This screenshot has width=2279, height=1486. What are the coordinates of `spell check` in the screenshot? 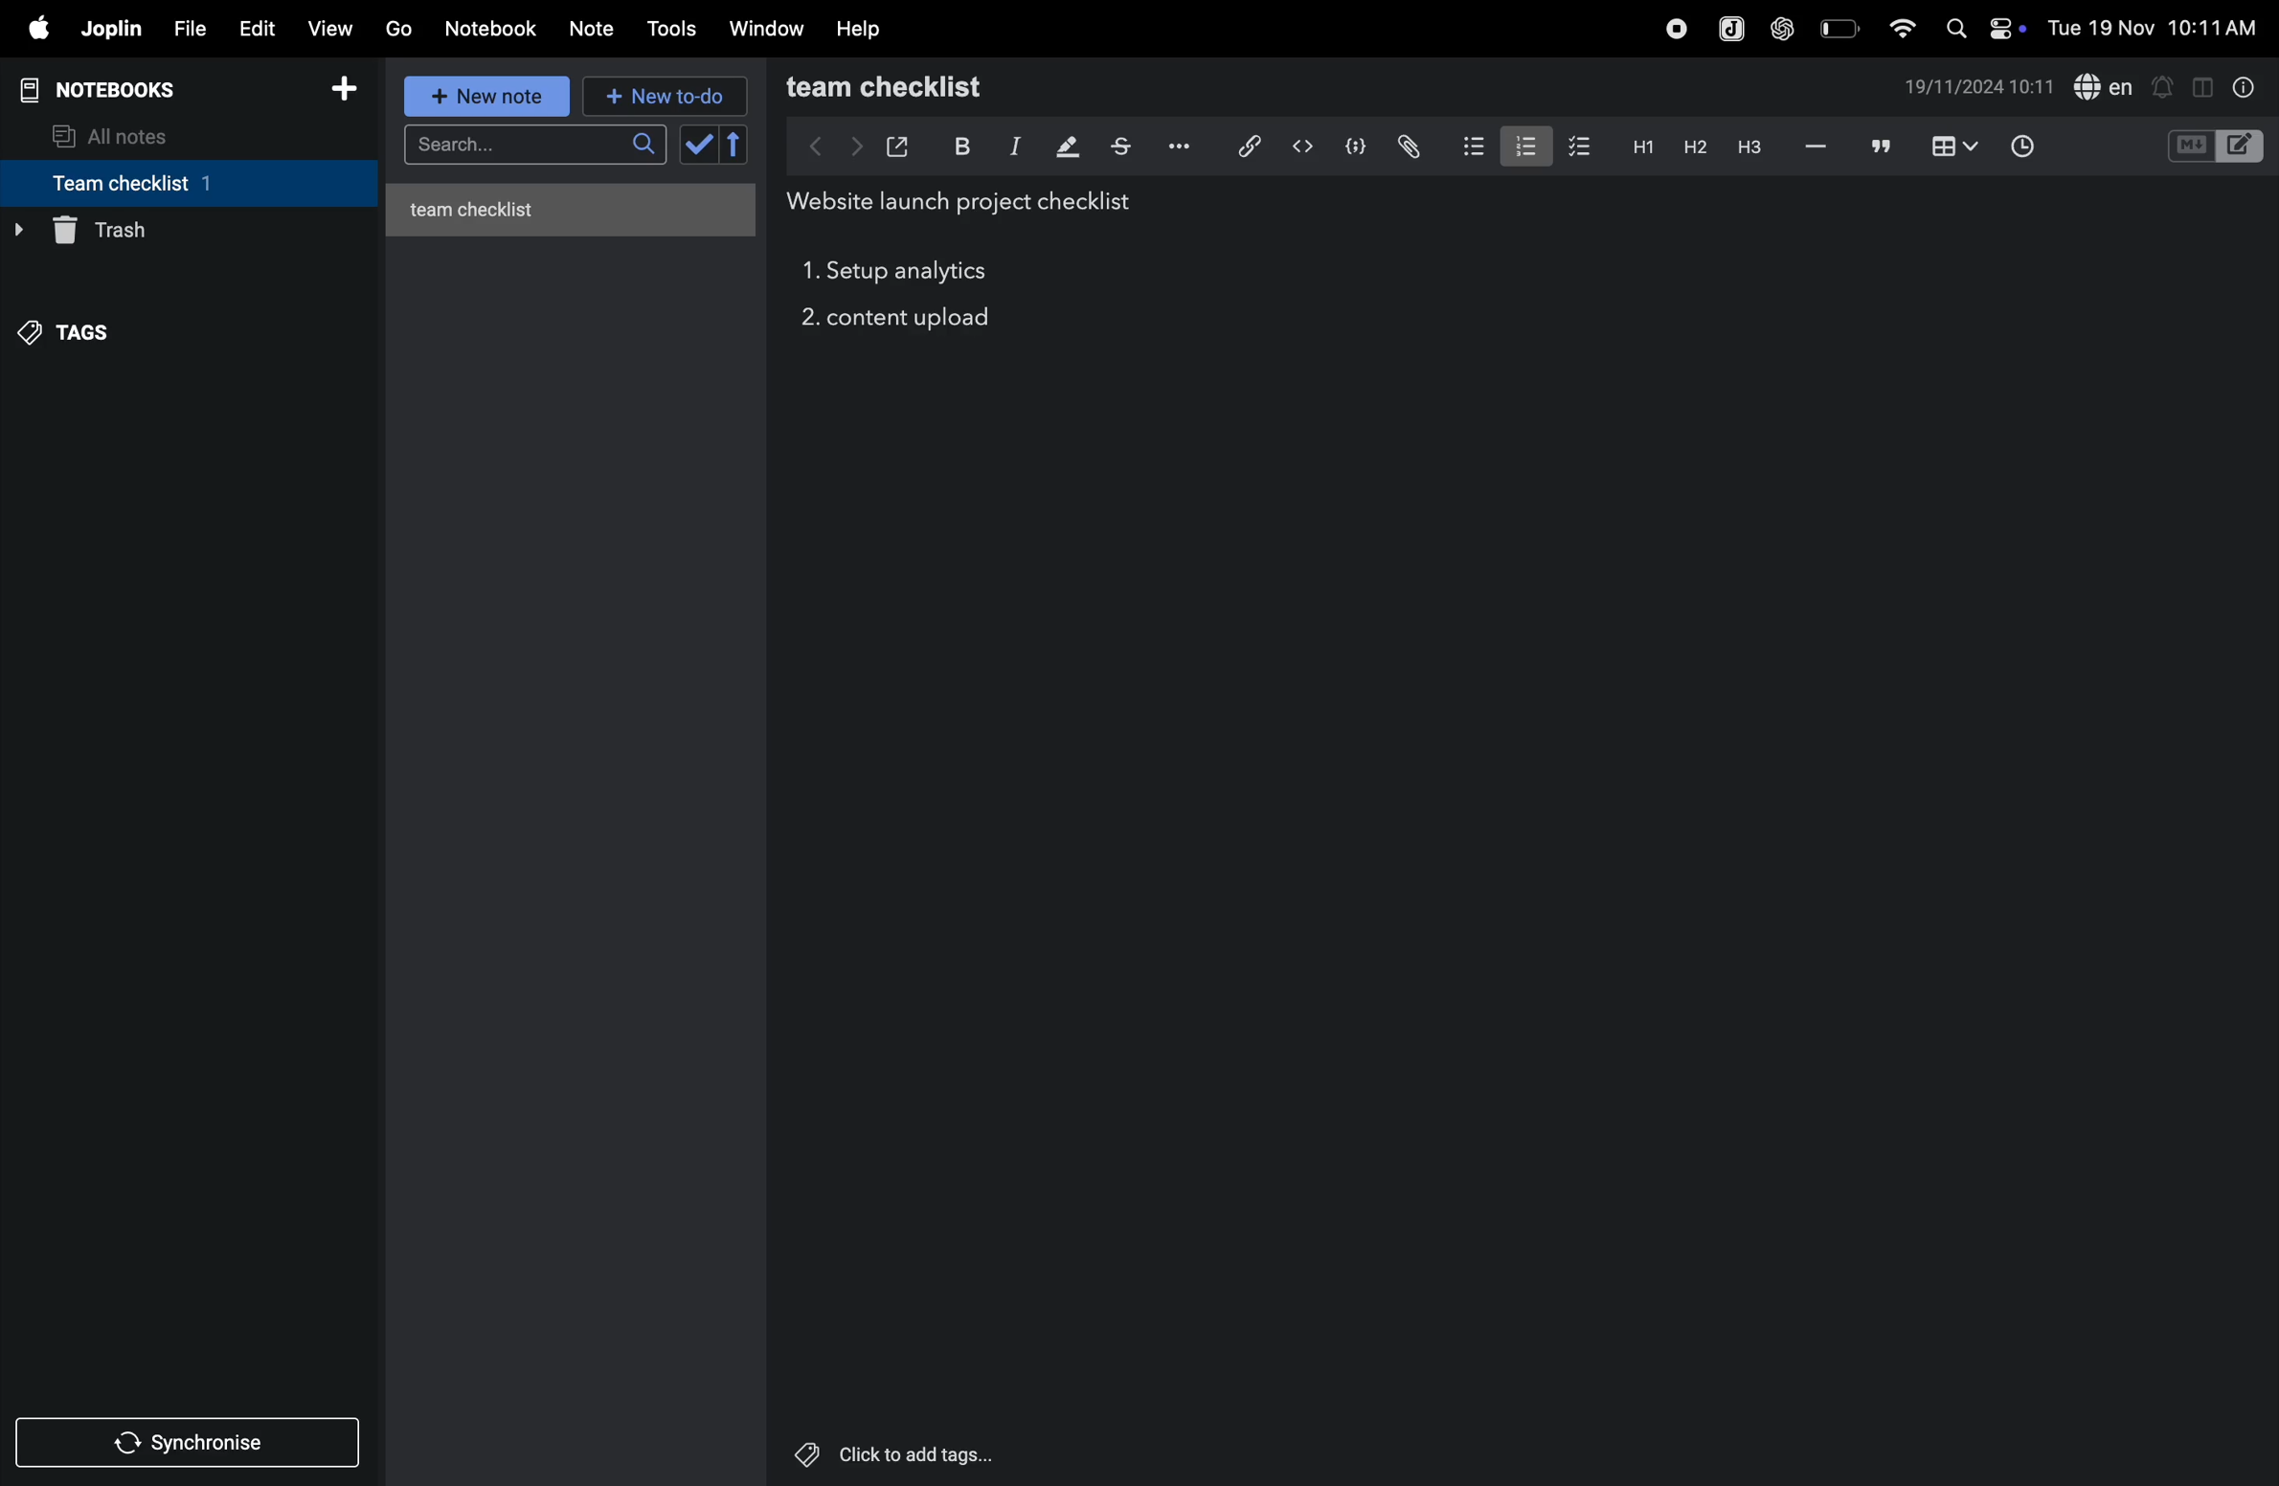 It's located at (2106, 86).